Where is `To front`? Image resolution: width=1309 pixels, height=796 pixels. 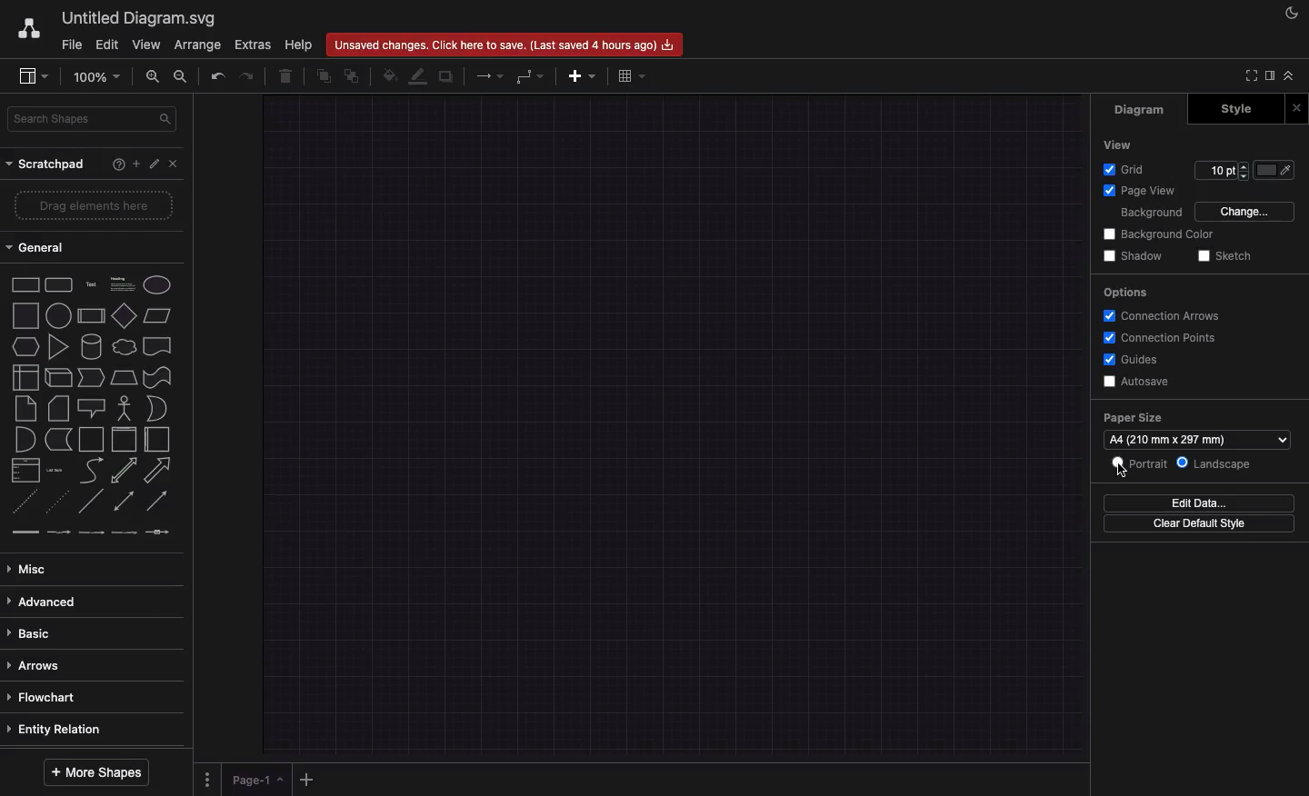
To front is located at coordinates (323, 79).